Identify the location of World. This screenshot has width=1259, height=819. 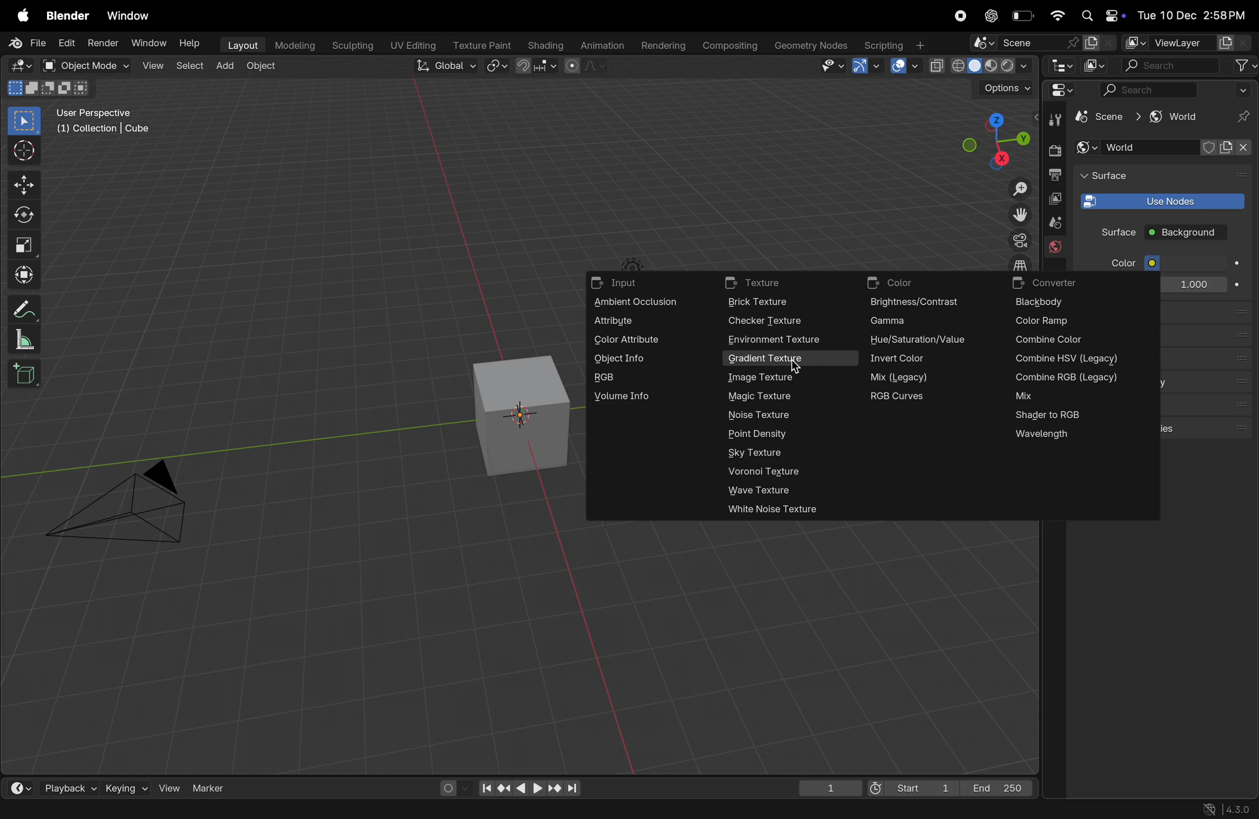
(1055, 248).